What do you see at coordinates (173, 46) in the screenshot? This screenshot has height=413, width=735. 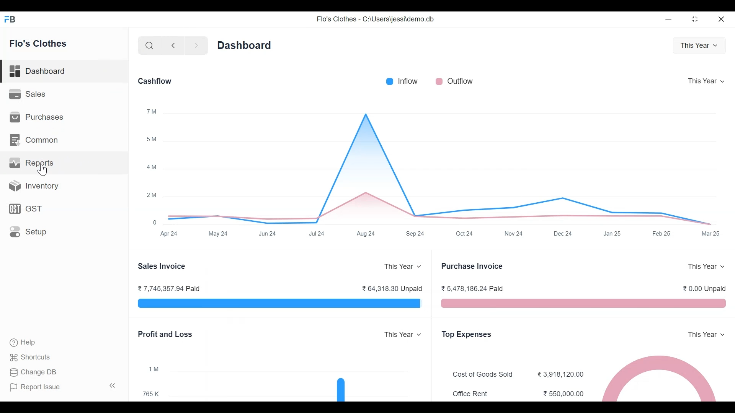 I see `backward` at bounding box center [173, 46].